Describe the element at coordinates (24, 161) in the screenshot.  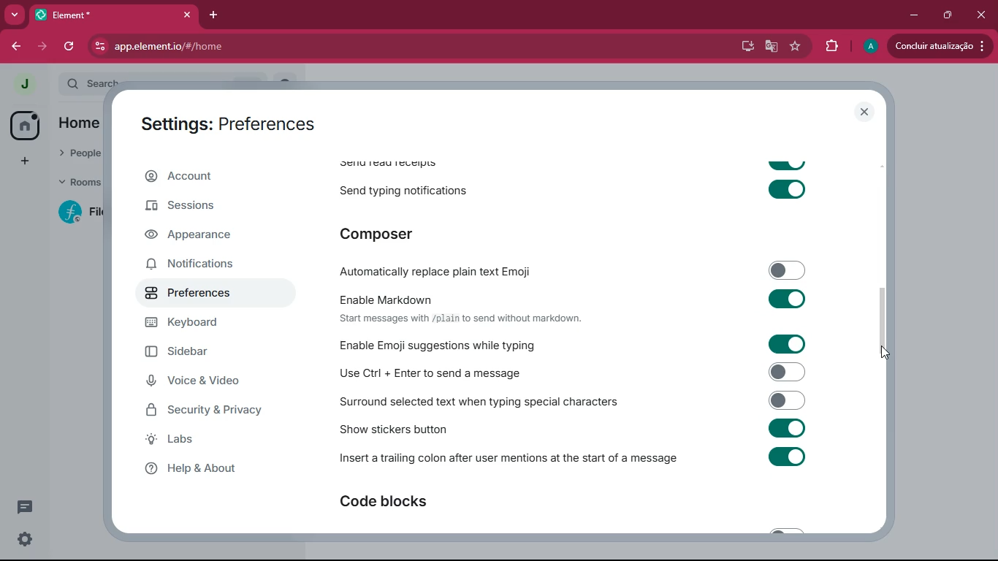
I see `add` at that location.